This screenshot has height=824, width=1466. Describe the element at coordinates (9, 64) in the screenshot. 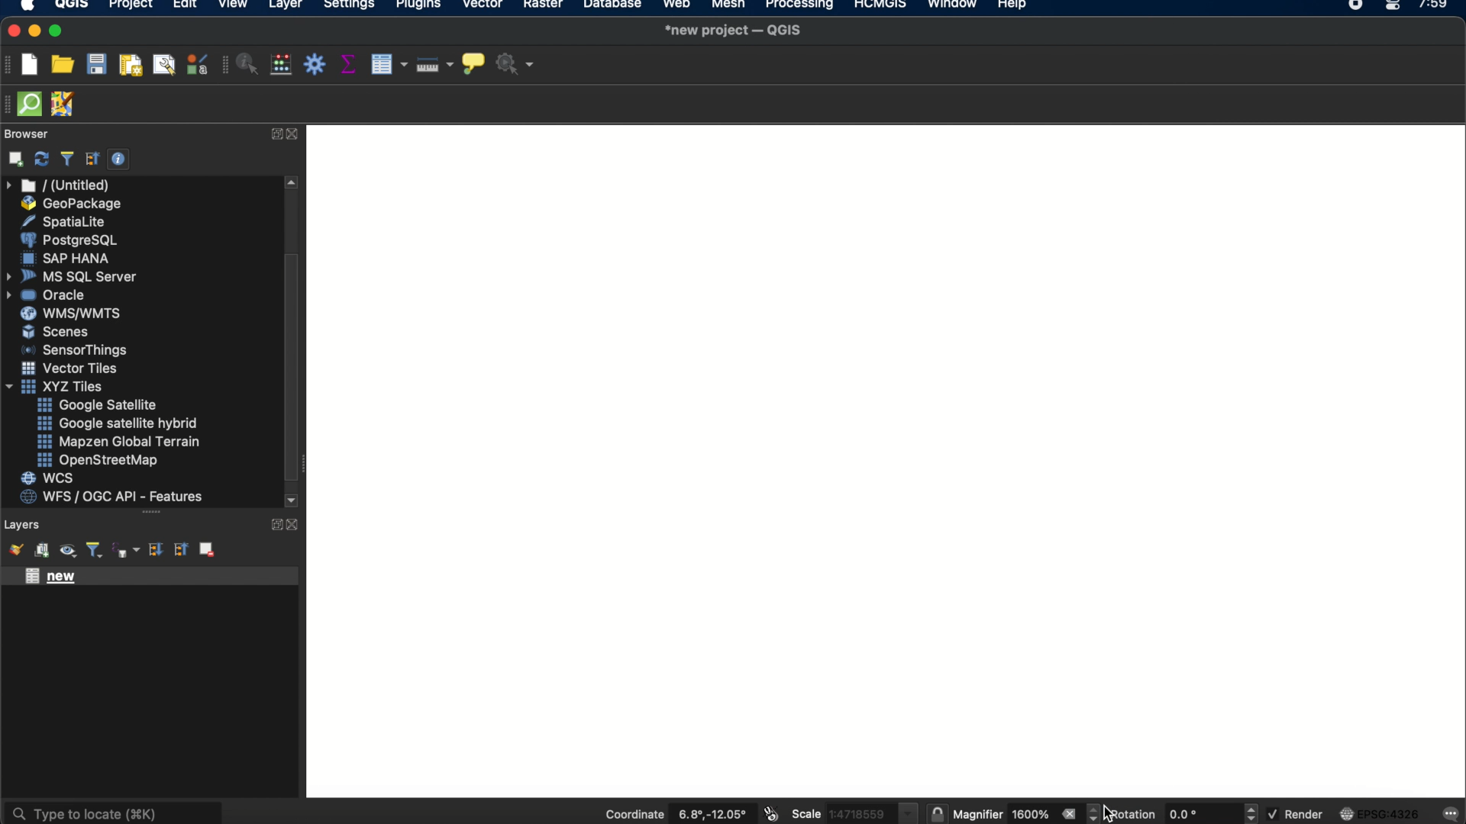

I see `project toolbar` at that location.